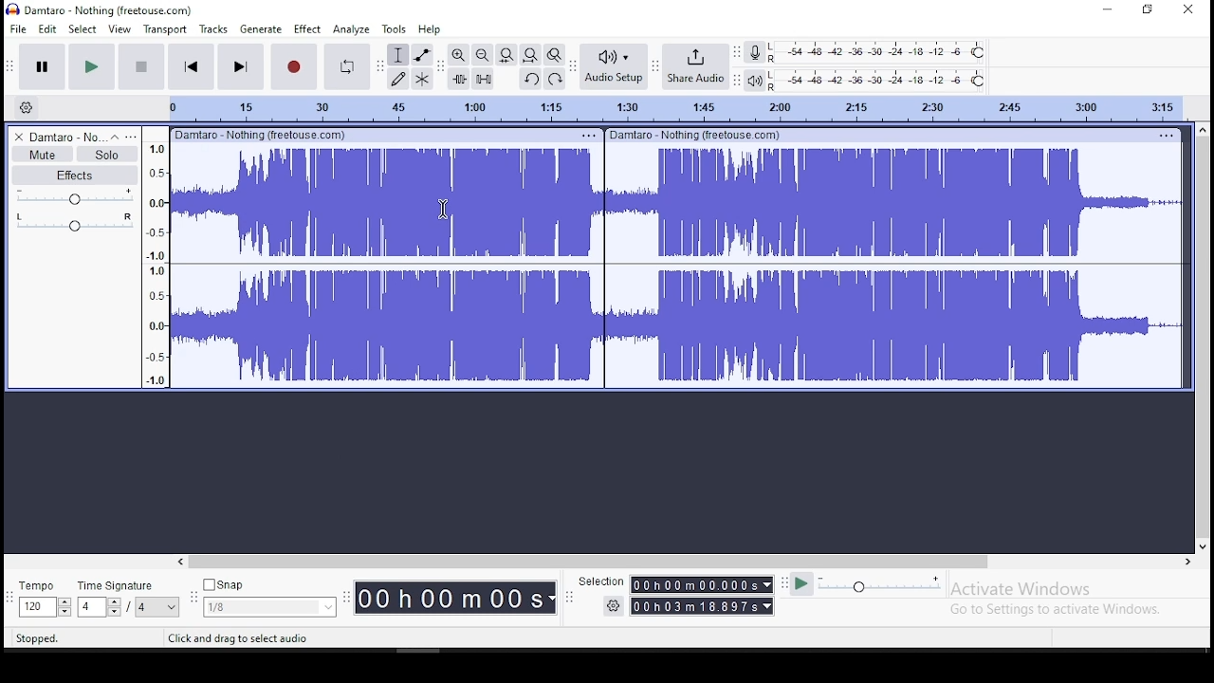 This screenshot has width=1214, height=683. What do you see at coordinates (665, 108) in the screenshot?
I see `timeline` at bounding box center [665, 108].